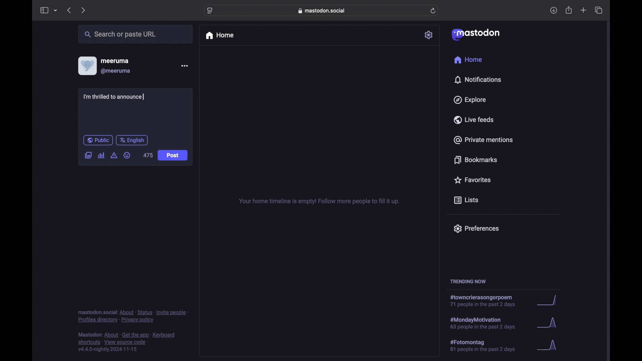 This screenshot has width=642, height=361. Describe the element at coordinates (120, 34) in the screenshot. I see `share or paste url` at that location.